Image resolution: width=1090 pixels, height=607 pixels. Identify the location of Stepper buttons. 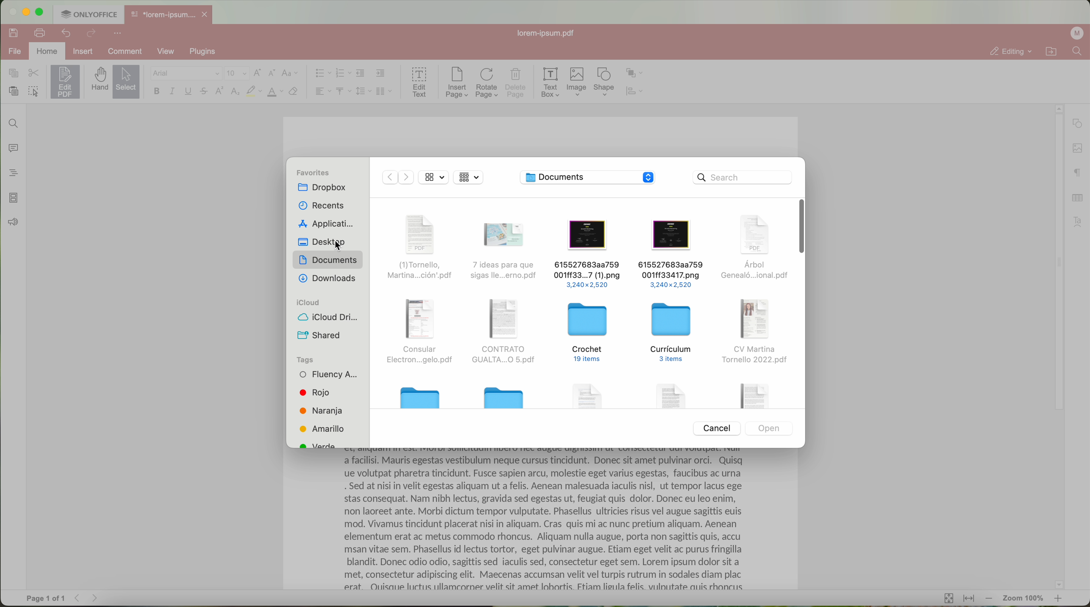
(648, 178).